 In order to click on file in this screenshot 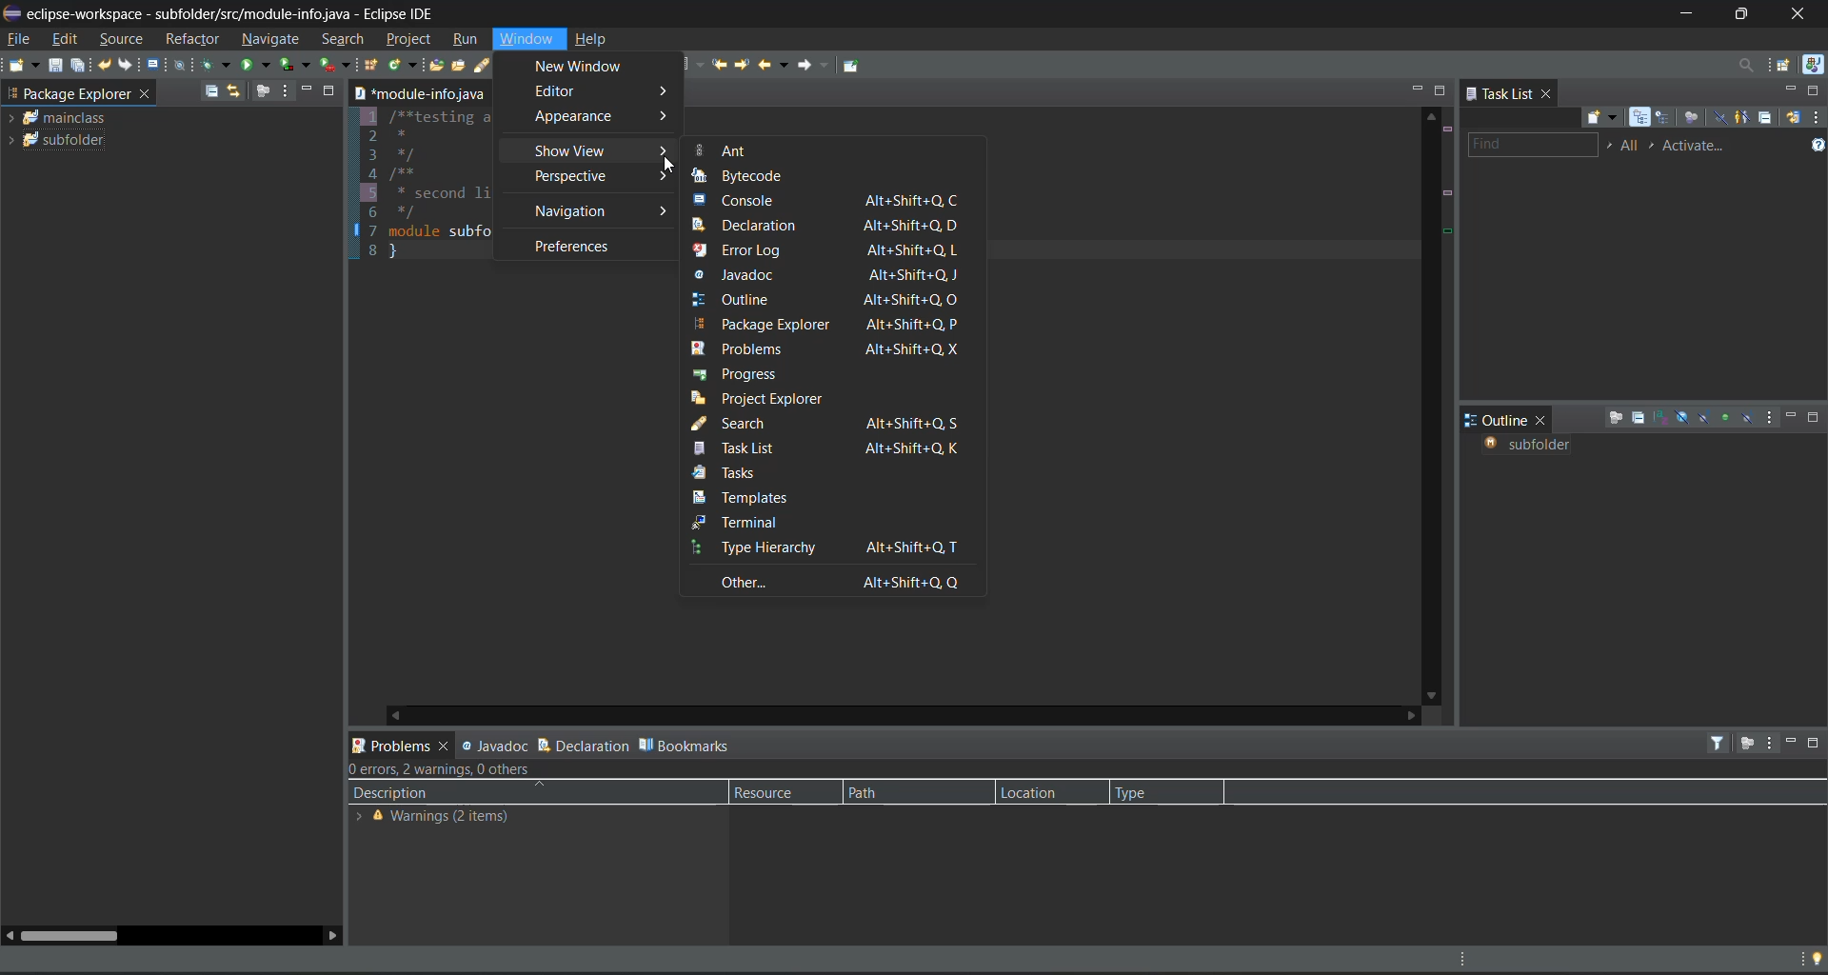, I will do `click(20, 38)`.